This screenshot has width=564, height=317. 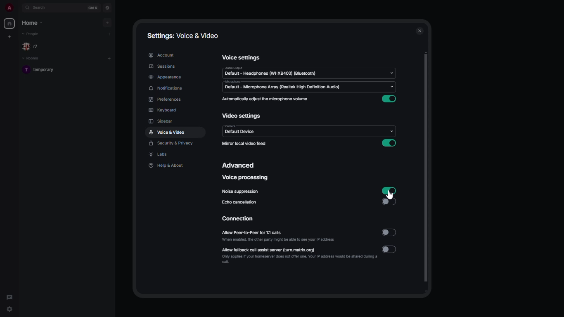 What do you see at coordinates (10, 7) in the screenshot?
I see `profile` at bounding box center [10, 7].